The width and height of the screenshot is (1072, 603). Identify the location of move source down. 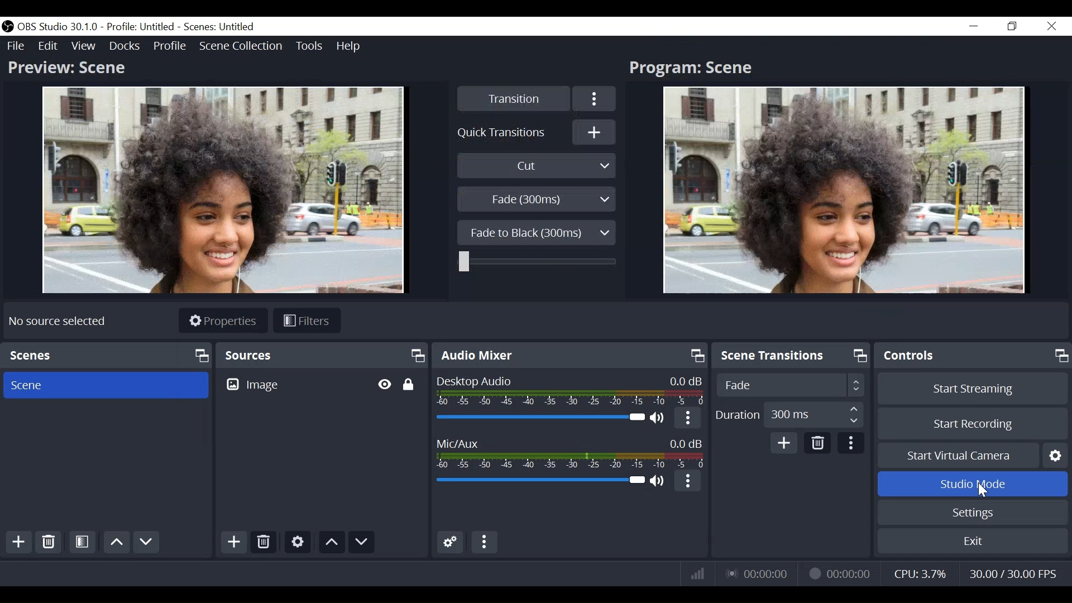
(362, 543).